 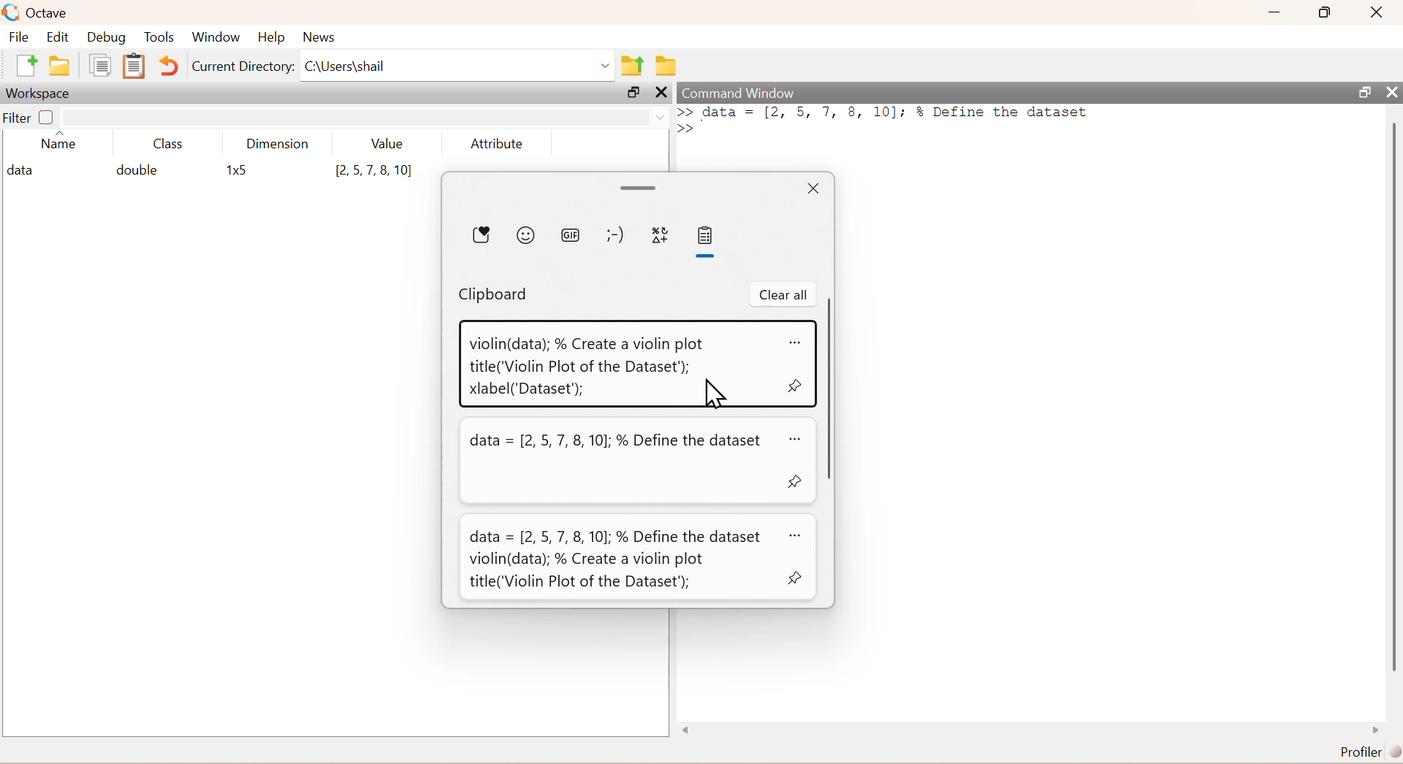 What do you see at coordinates (58, 37) in the screenshot?
I see `edit` at bounding box center [58, 37].